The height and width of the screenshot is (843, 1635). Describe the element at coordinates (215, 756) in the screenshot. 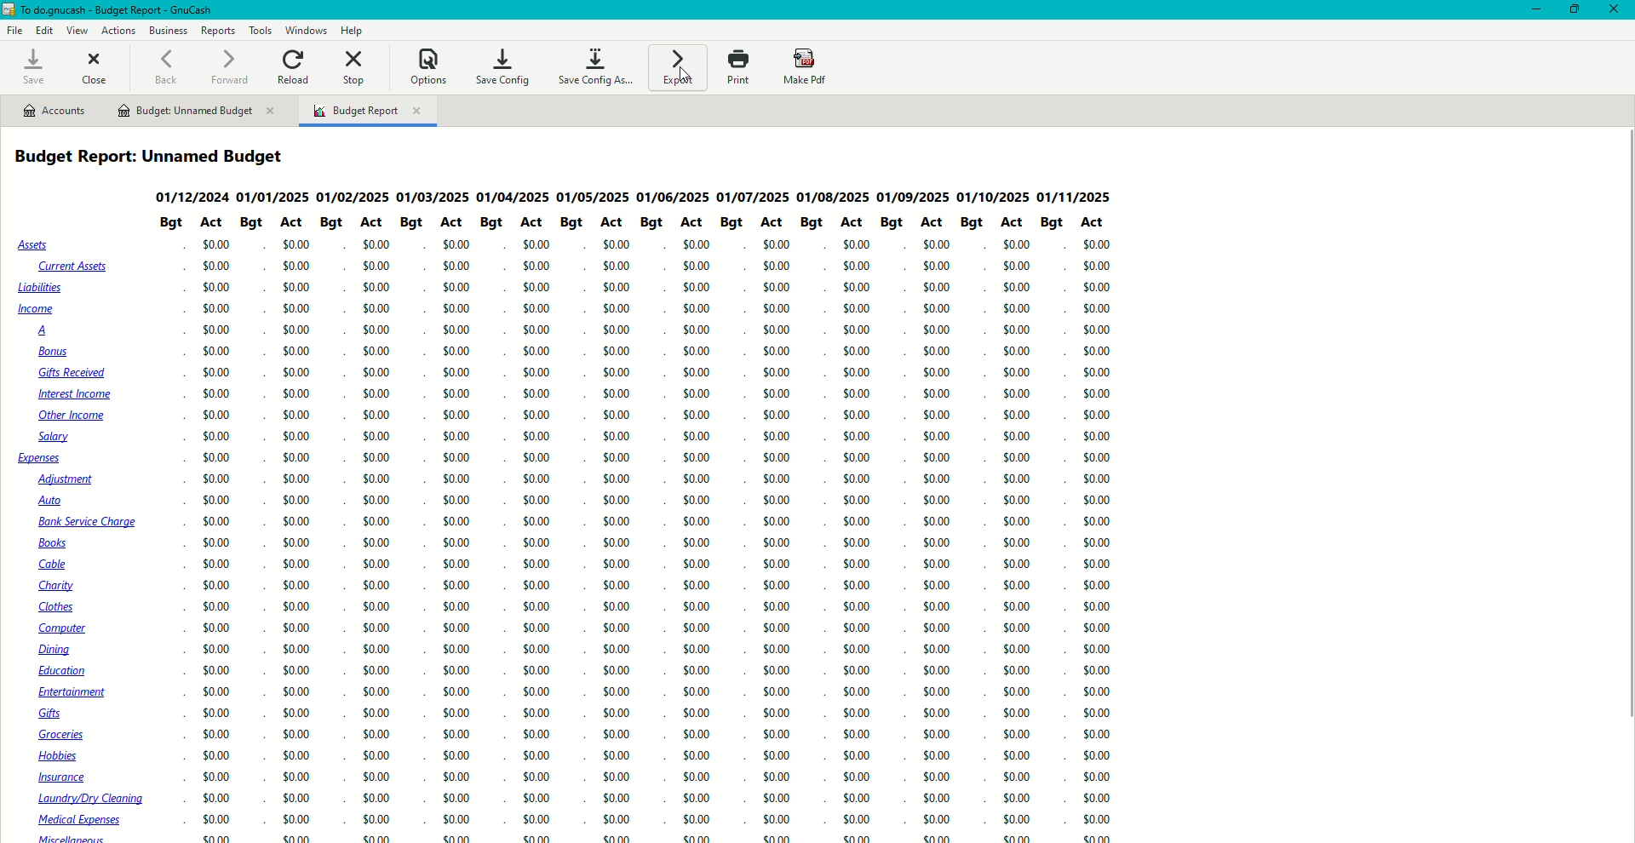

I see `$0.00` at that location.